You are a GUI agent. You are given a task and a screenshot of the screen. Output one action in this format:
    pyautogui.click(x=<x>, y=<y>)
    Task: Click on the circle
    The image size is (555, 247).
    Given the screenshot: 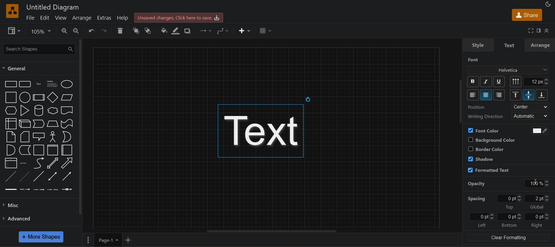 What is the action you would take?
    pyautogui.click(x=25, y=97)
    